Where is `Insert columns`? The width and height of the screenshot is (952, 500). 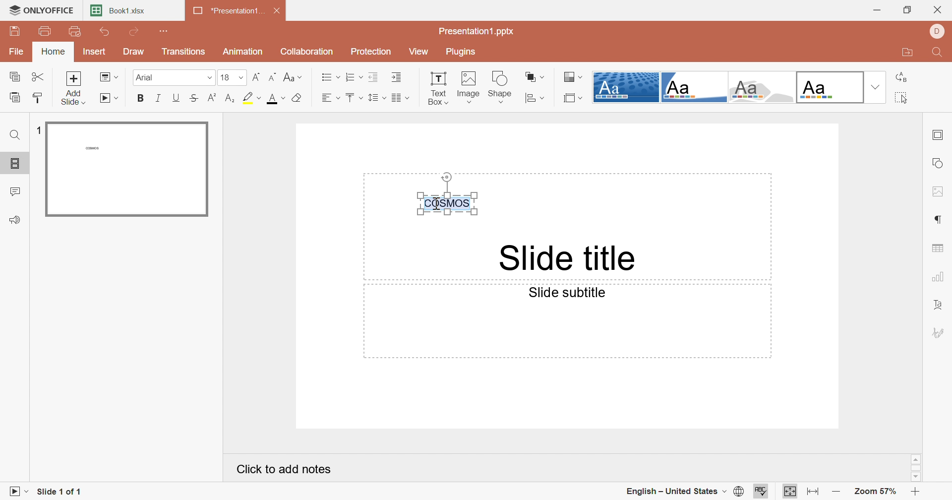 Insert columns is located at coordinates (399, 97).